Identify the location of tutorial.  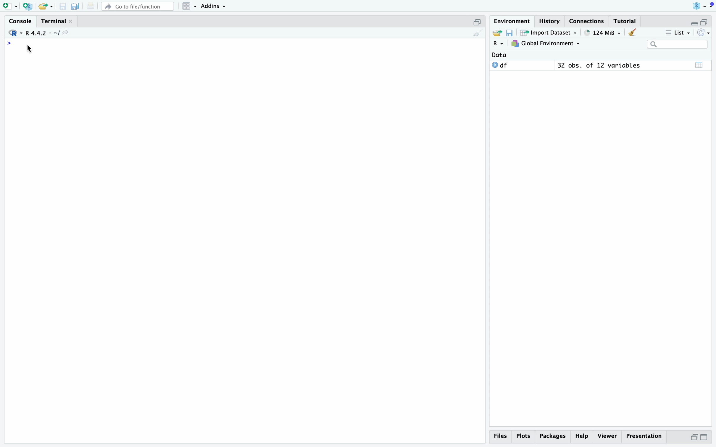
(625, 21).